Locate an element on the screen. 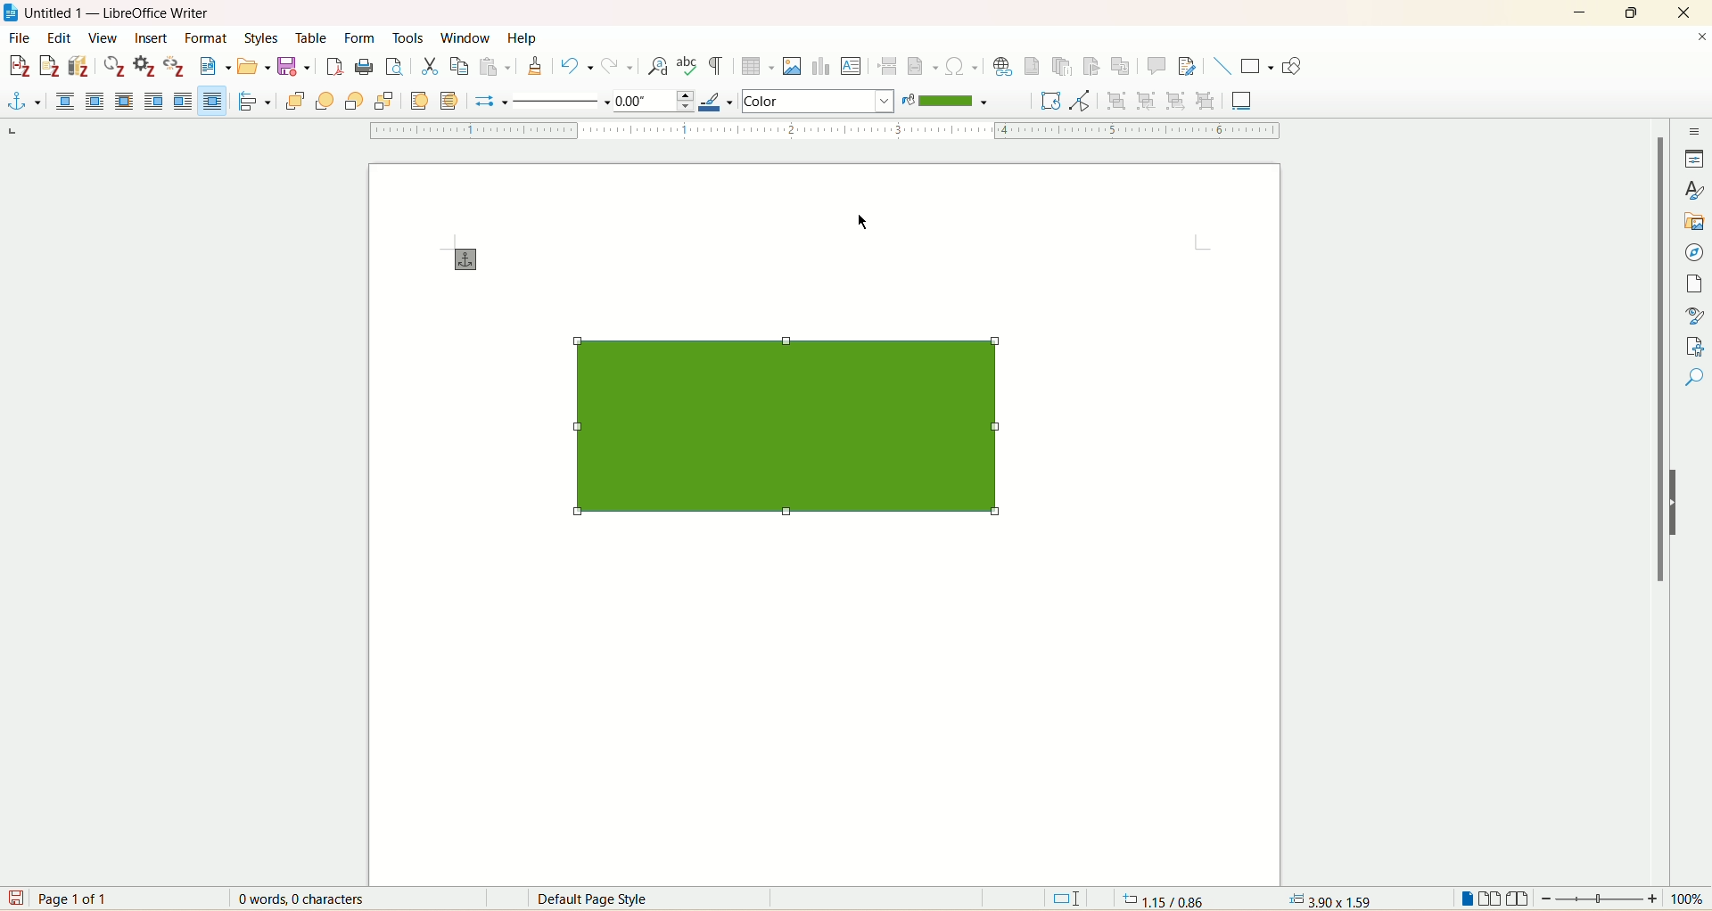 This screenshot has width=1712, height=911. insert bookmark is located at coordinates (1098, 67).